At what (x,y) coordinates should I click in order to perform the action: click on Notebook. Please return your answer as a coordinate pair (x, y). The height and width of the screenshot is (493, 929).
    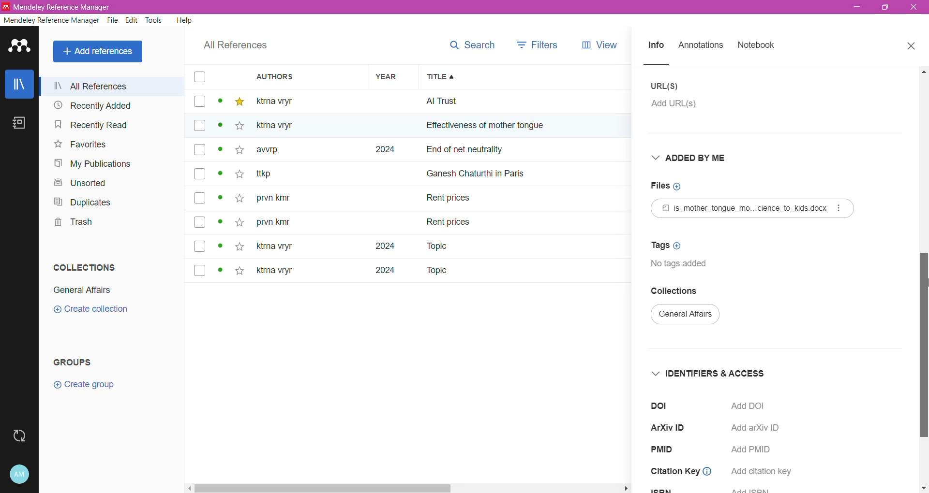
    Looking at the image, I should click on (19, 123).